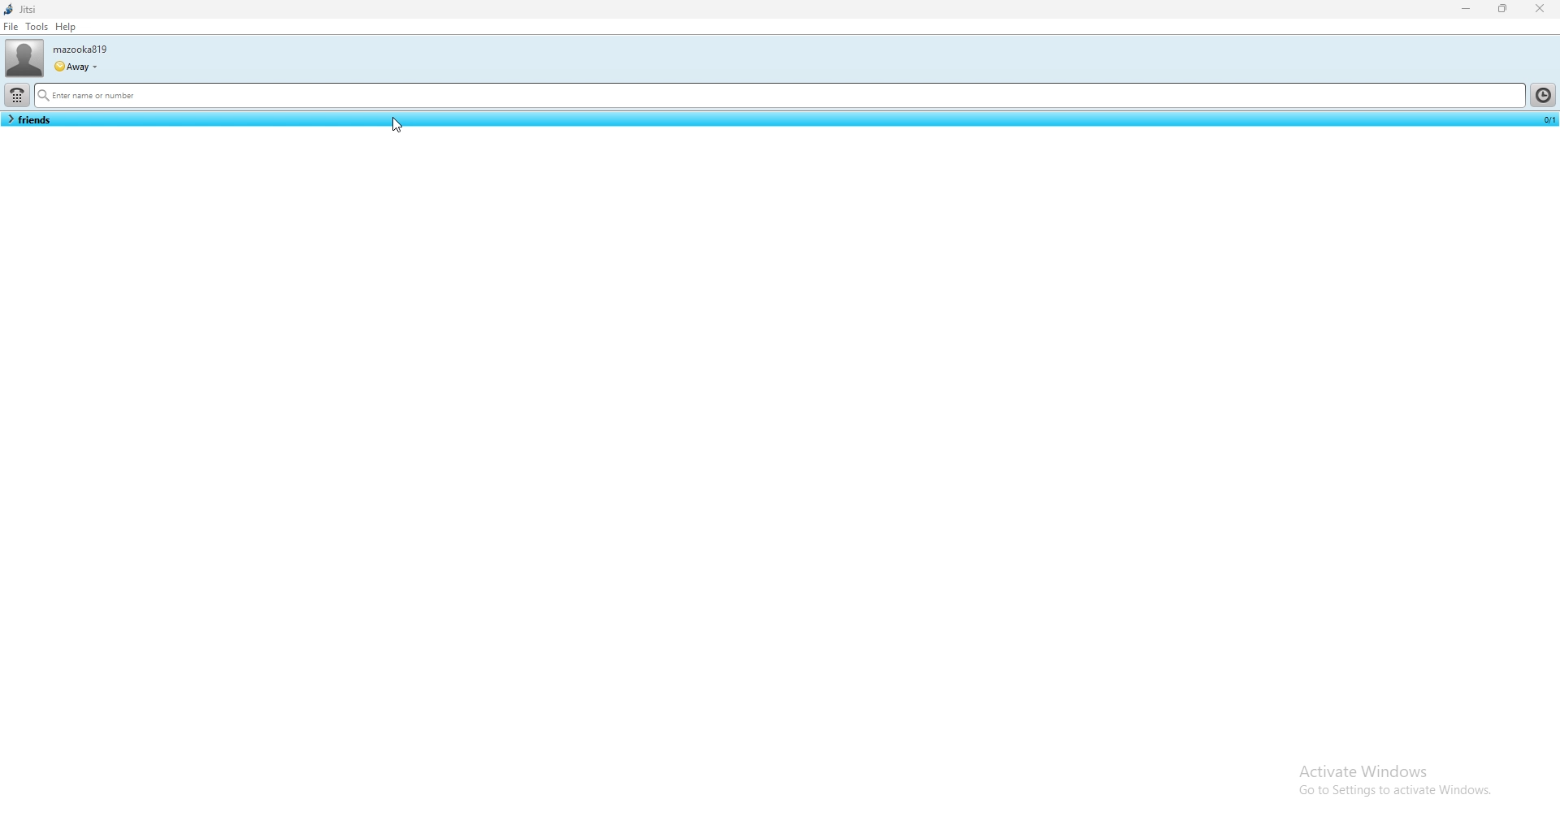 The image size is (1560, 838). Describe the element at coordinates (29, 119) in the screenshot. I see `contact list` at that location.